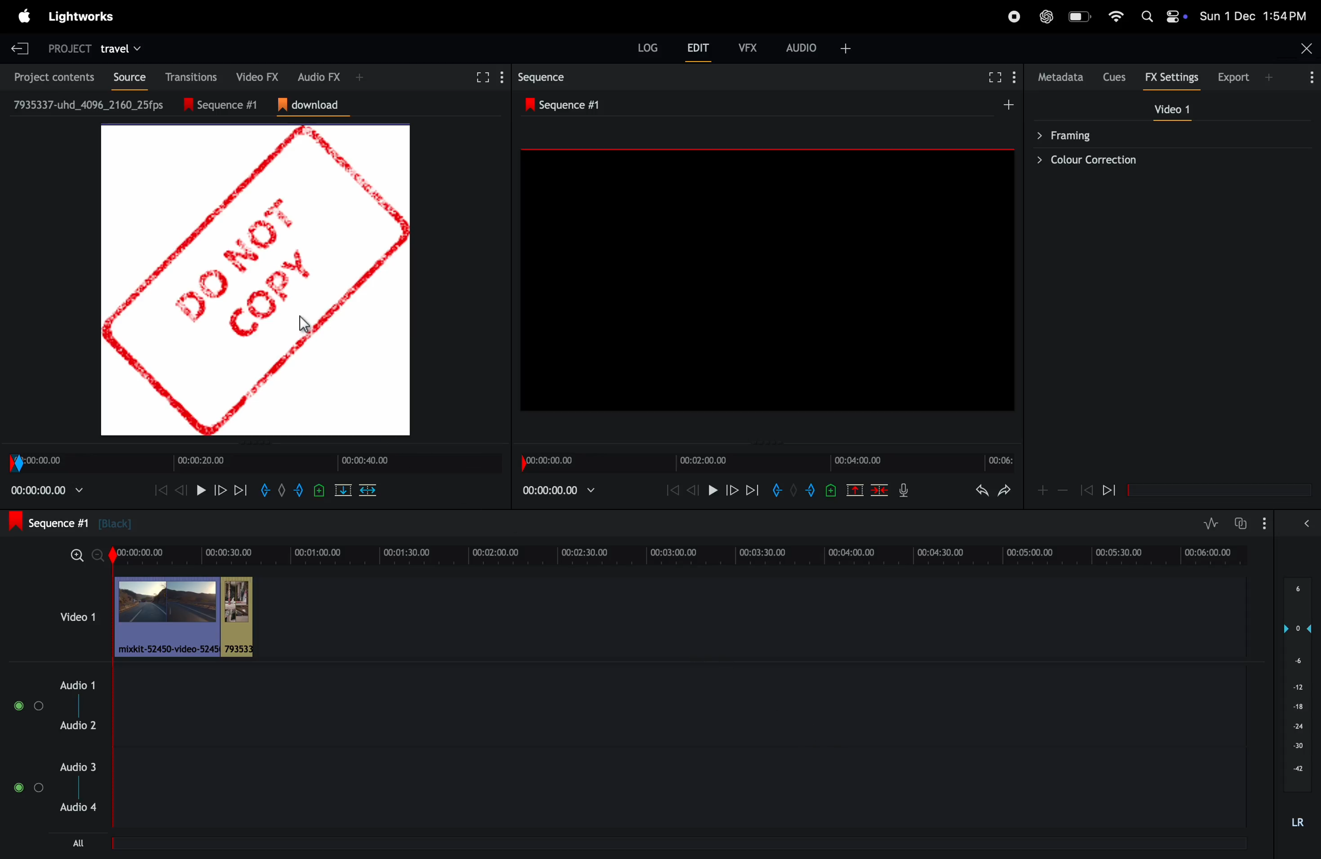 This screenshot has height=859, width=1321. I want to click on record, so click(1014, 17).